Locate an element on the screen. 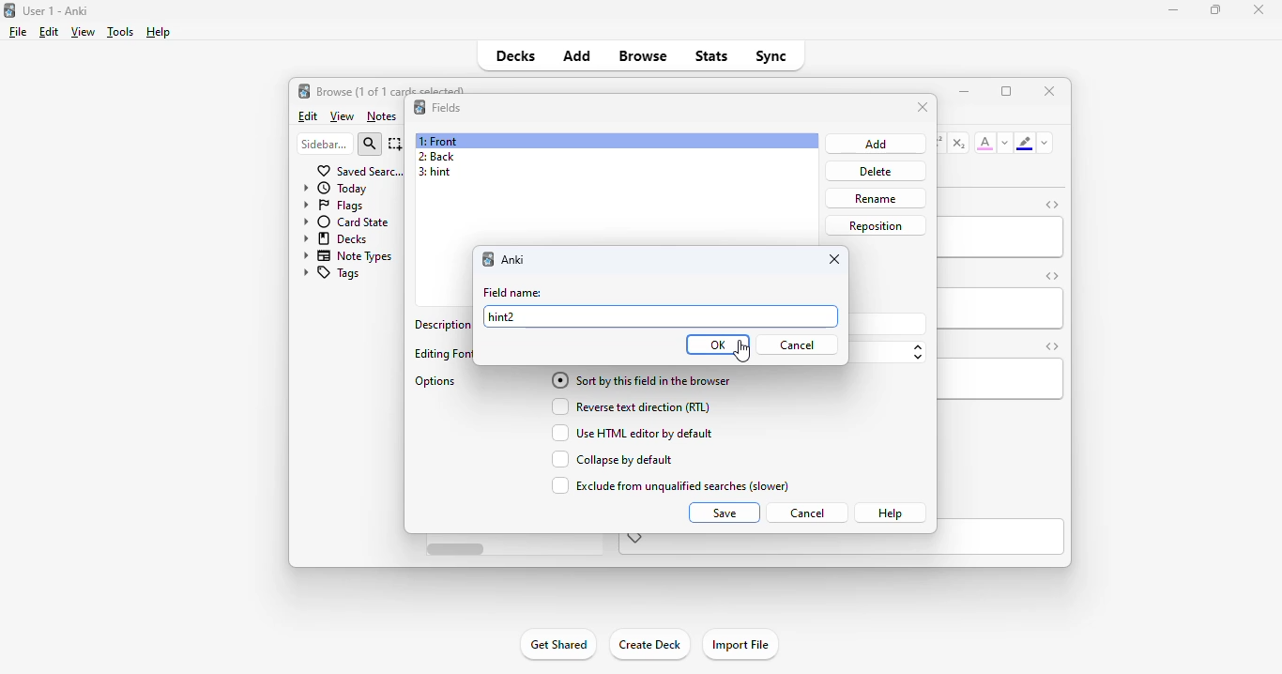 This screenshot has width=1282, height=674. add is located at coordinates (878, 144).